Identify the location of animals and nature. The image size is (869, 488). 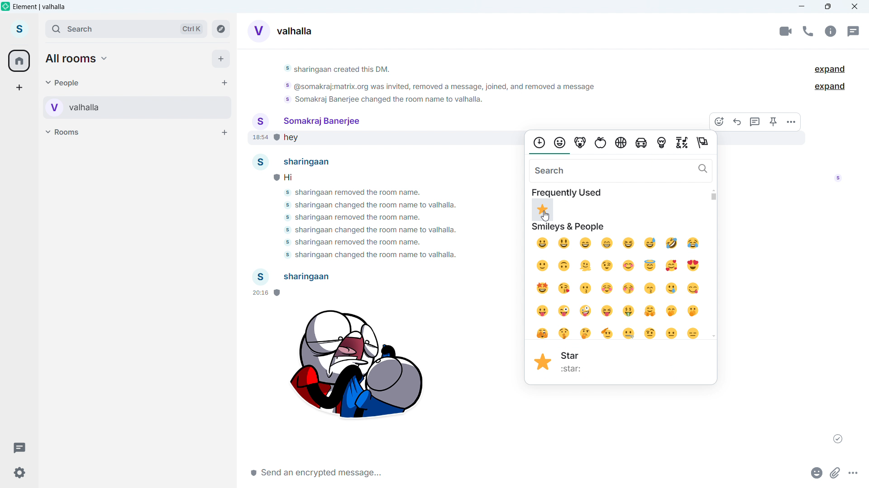
(582, 143).